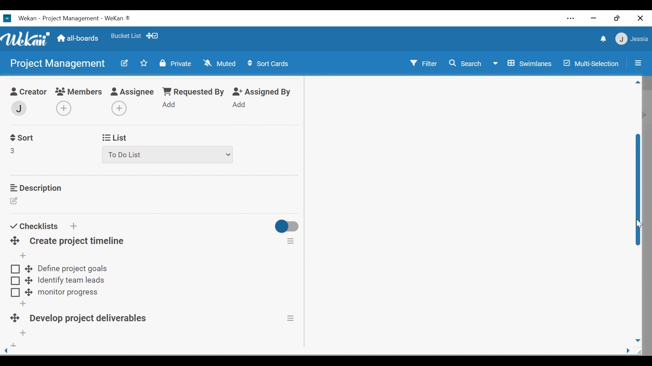 Image resolution: width=652 pixels, height=366 pixels. I want to click on Open/Close Sidebar, so click(637, 62).